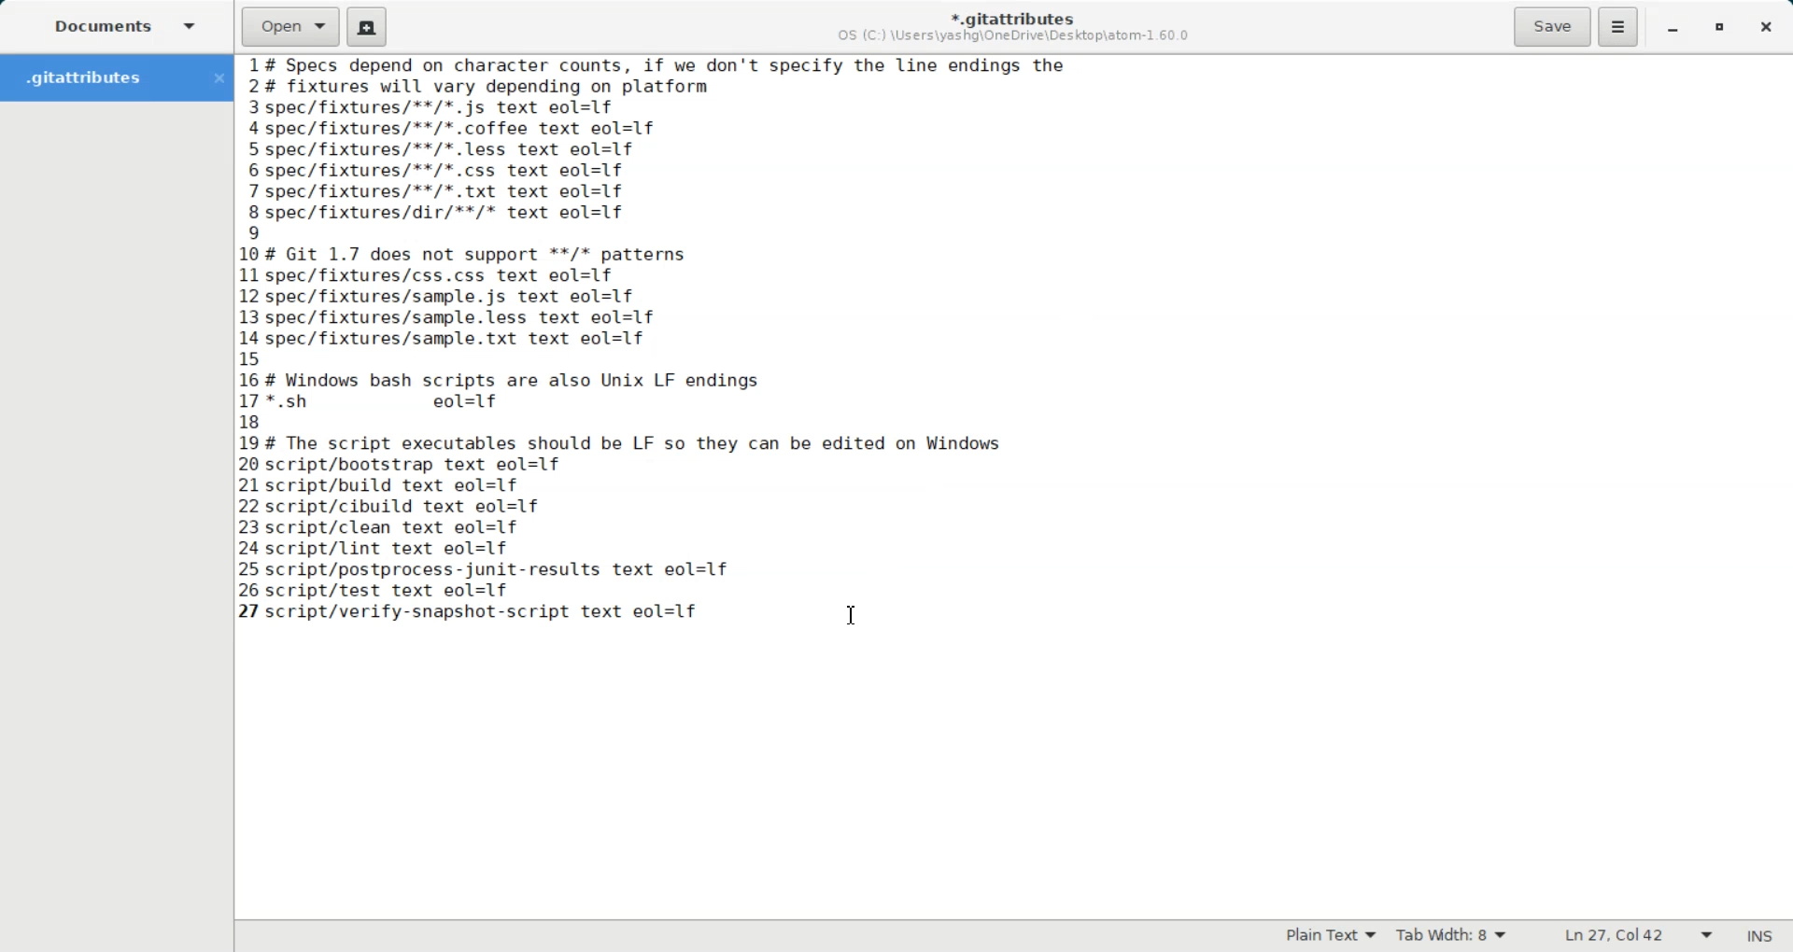  I want to click on # Specs depend on character counts, if we don't specify the line endings the
 # fixtures will vary depending on platform
 spec/fixtures/**/*.js text eol=1f
-spec/fixtures/**/*.coffee text eol=1f
 spec/fixtures/**/*.less text eol=1f
 spec/fixtures/**/*.css text eol=1f
'spec/fixtures/**/*. txt text eol=1f
 spec/fixtures/dir/**/* text eol=1f

| # Git 1.7 does not support **/* patterns
spec/fixtures/css.css text eol=1f
 spec/fixtures/sample.js text eol=1f
 spec/fixtures/sample.less text eol=1f
-spec/fixtures/sample.txt text eol=1f

;

 # Windows bash scripts are also Unix LF endings
'*.sh eol=1f

 # The script executables should be LF so they can be edited on Windows
 script/bootstrap text eol=1f

script/build text eol=1f

script/cibuild text eol=1f

 script/clean text eol=1f

script/lint text eol=1f
 script/postprocess-junit-results text eol=1f
 script/test text eol=1f, so click(683, 327).